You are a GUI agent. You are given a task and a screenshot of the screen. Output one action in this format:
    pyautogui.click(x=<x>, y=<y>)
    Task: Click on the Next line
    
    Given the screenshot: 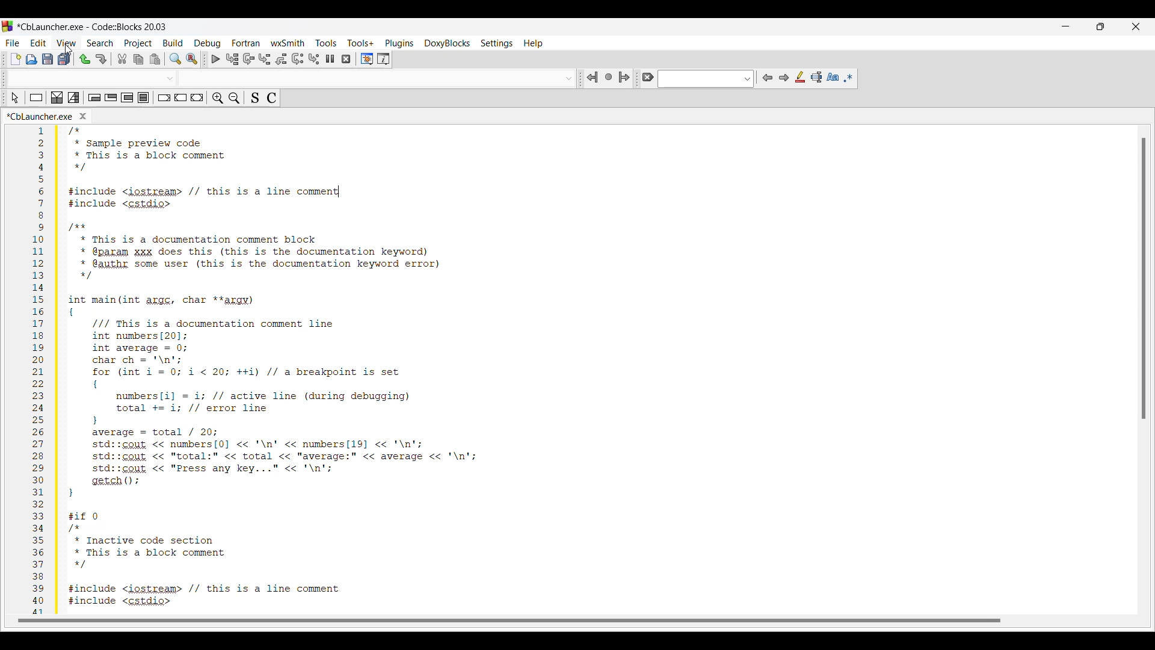 What is the action you would take?
    pyautogui.click(x=248, y=59)
    